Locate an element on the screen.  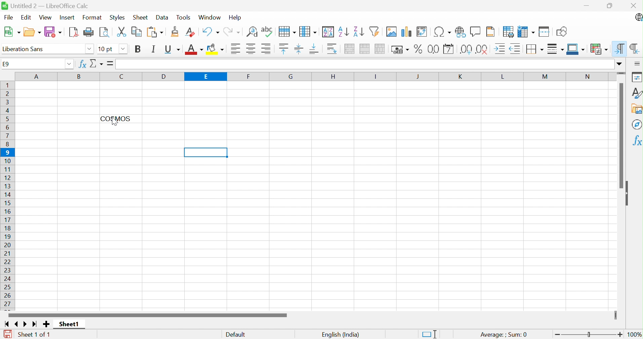
English (India) is located at coordinates (340, 334).